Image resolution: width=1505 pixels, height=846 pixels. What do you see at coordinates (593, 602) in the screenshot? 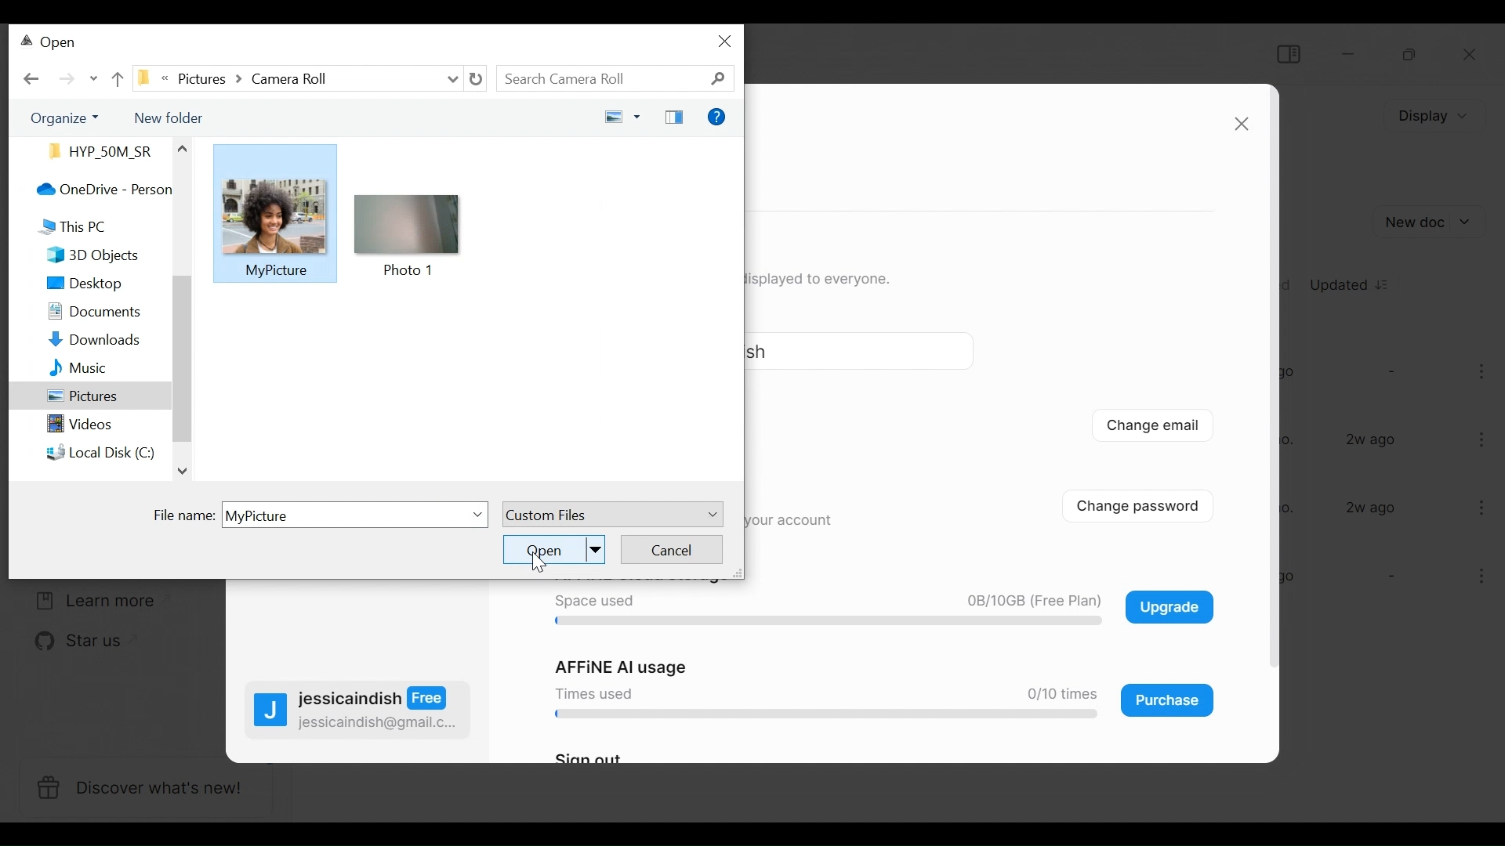
I see `Space used` at bounding box center [593, 602].